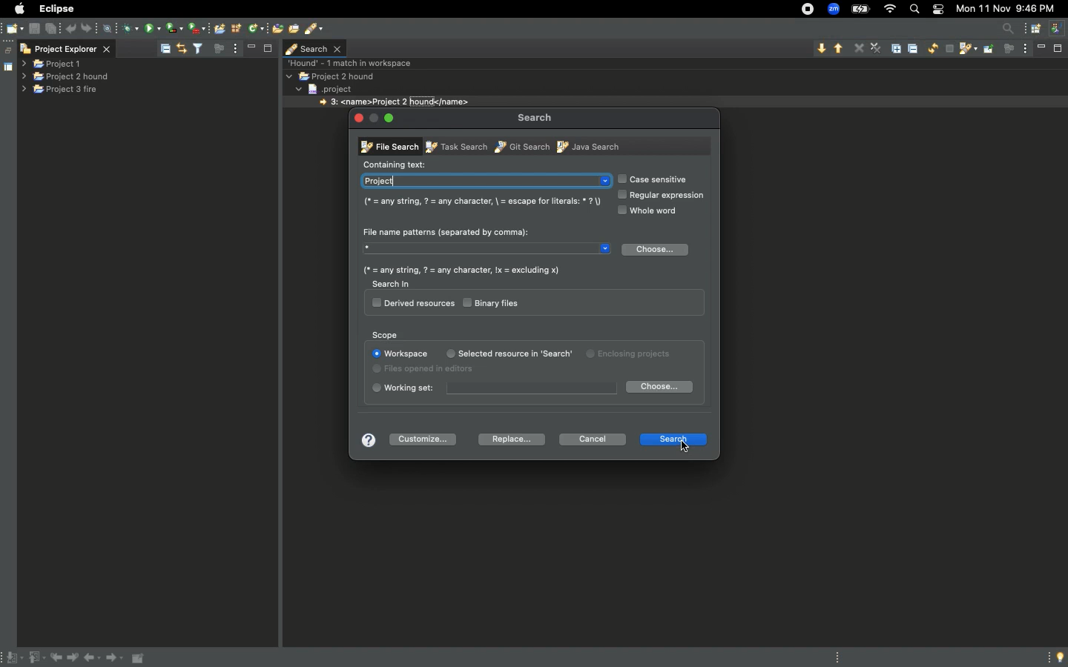  Describe the element at coordinates (492, 353) in the screenshot. I see `Selected resources` at that location.